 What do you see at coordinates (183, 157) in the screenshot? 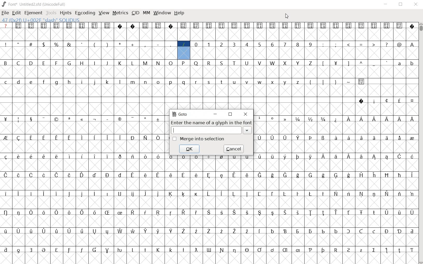
I see `glyph` at bounding box center [183, 157].